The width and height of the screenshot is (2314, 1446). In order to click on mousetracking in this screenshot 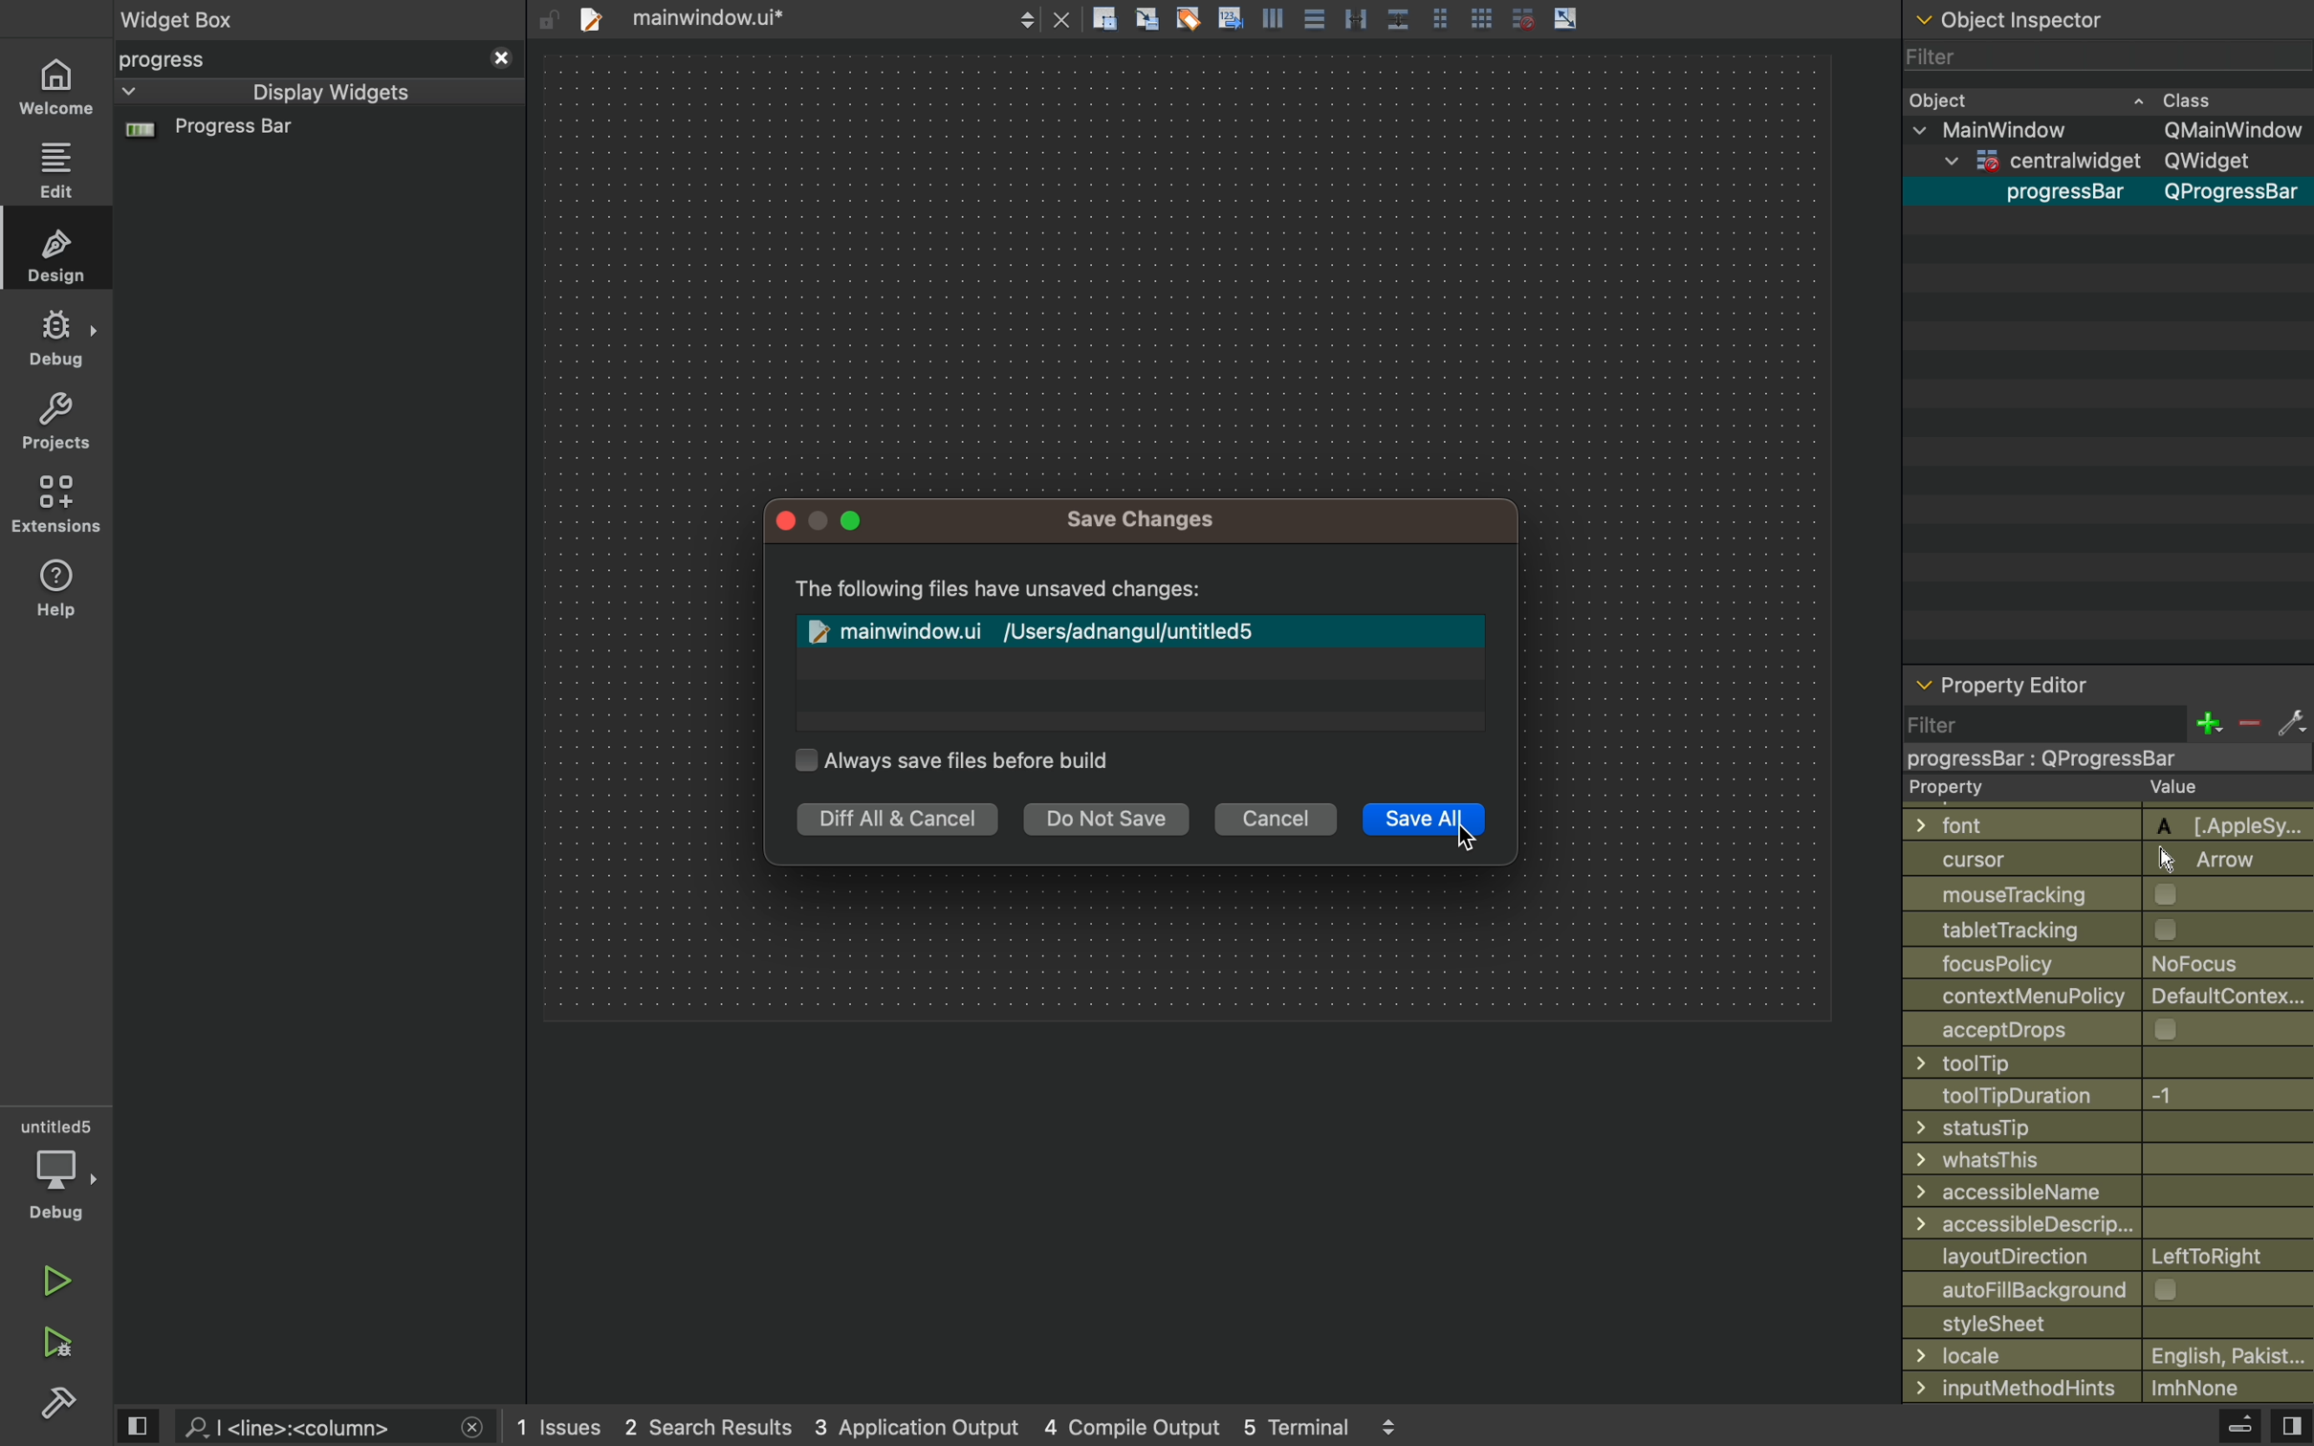, I will do `click(2101, 895)`.